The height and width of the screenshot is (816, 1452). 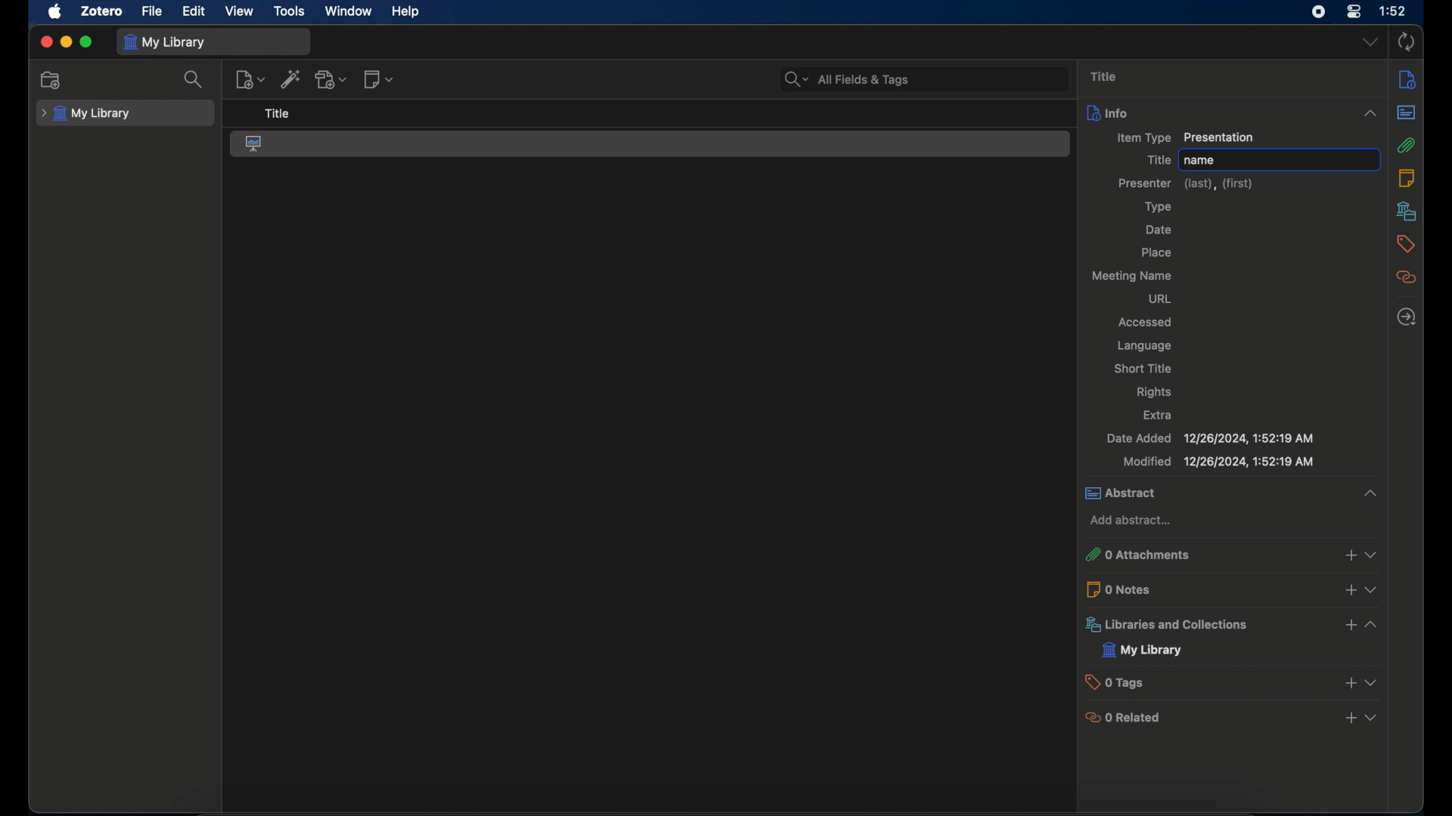 What do you see at coordinates (1278, 158) in the screenshot?
I see `name` at bounding box center [1278, 158].